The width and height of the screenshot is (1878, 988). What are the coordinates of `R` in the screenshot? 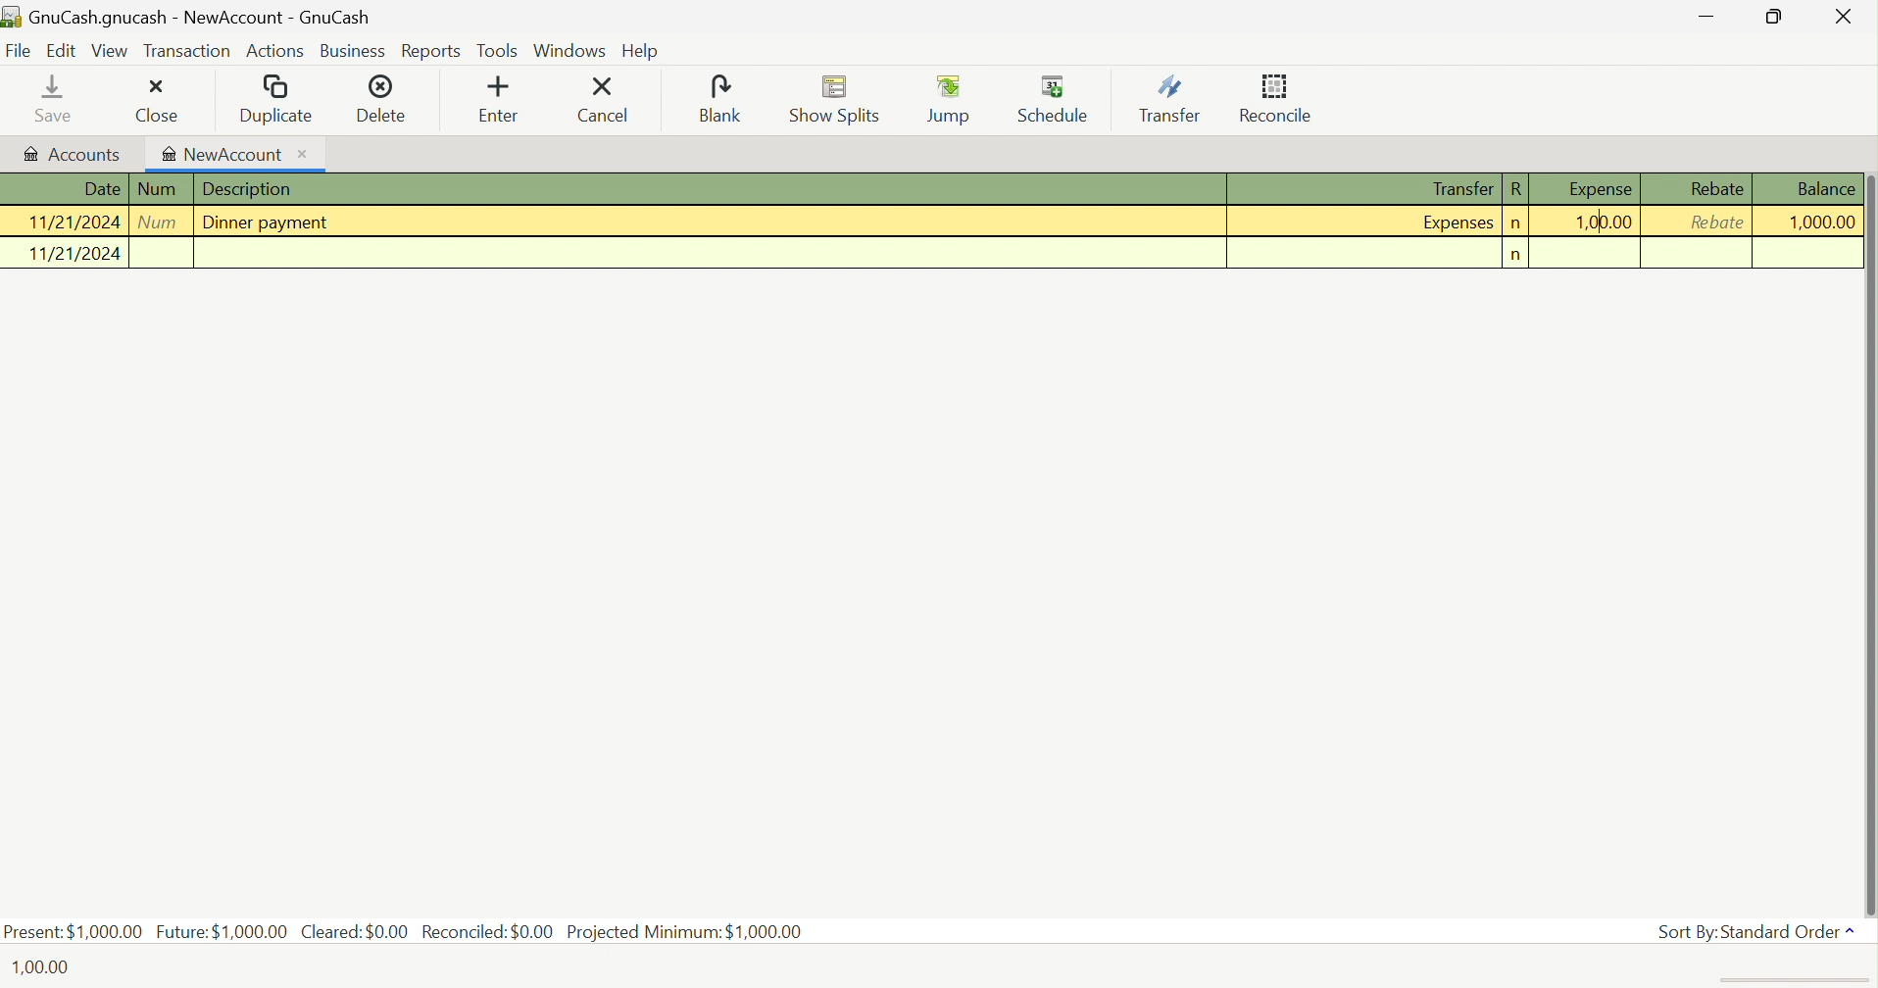 It's located at (1516, 190).